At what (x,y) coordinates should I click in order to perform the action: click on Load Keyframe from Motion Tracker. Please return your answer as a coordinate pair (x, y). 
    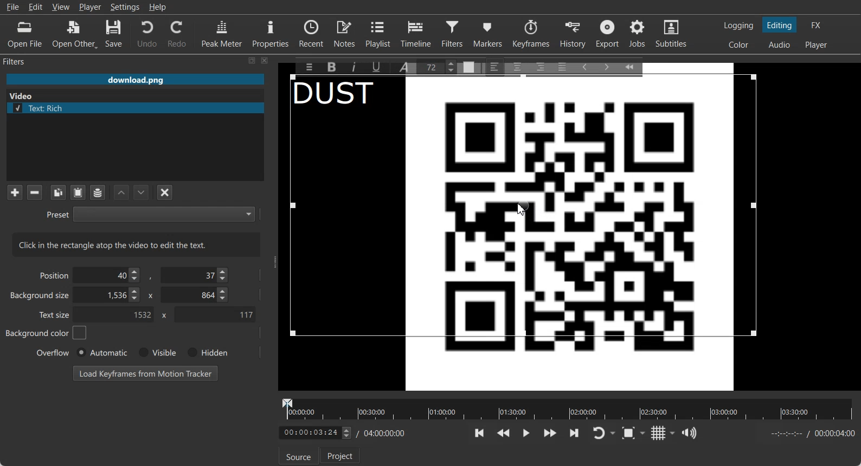
    Looking at the image, I should click on (145, 373).